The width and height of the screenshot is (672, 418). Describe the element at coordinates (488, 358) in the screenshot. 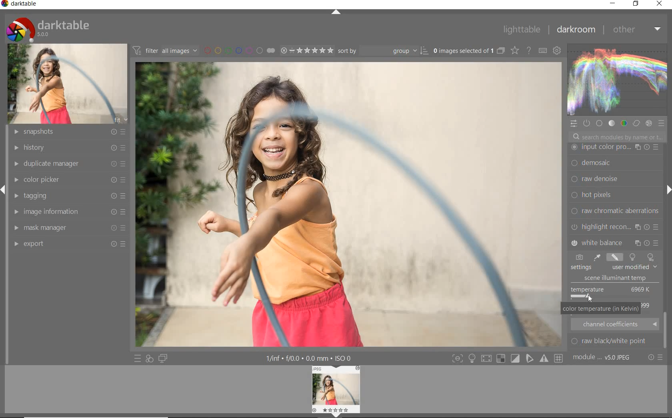

I see `toggle mode ` at that location.